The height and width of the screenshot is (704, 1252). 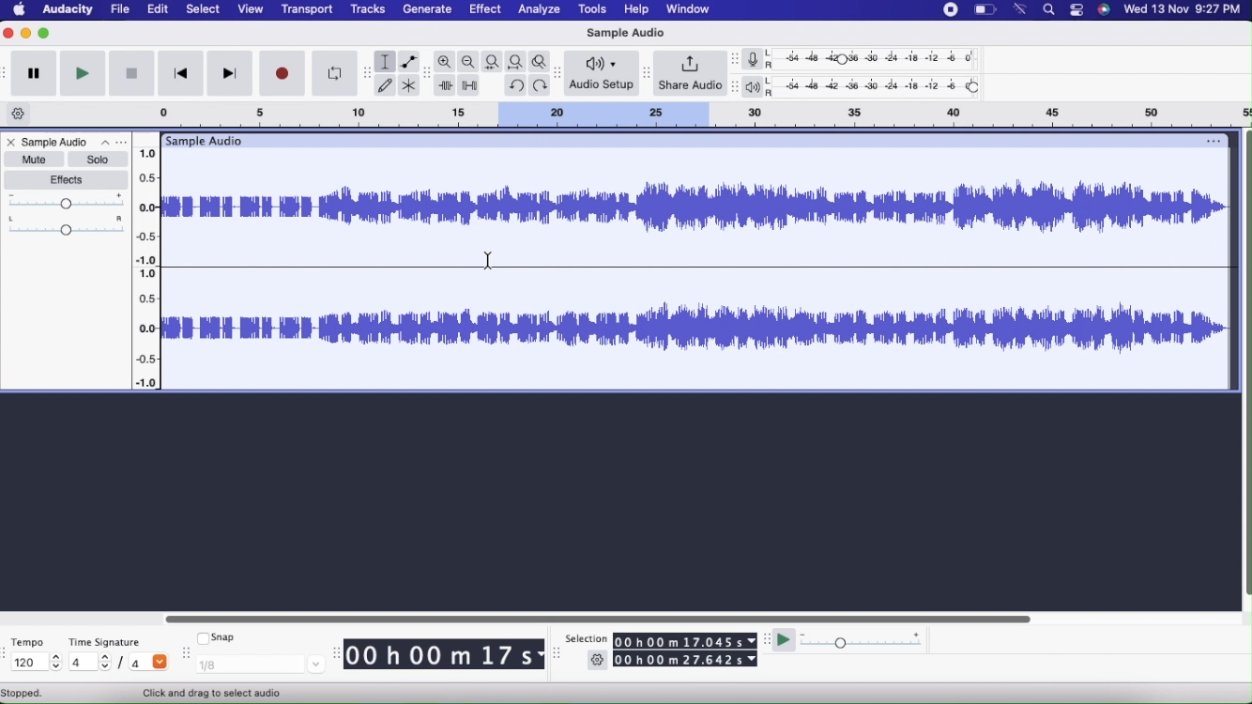 I want to click on Silence audio selection, so click(x=471, y=86).